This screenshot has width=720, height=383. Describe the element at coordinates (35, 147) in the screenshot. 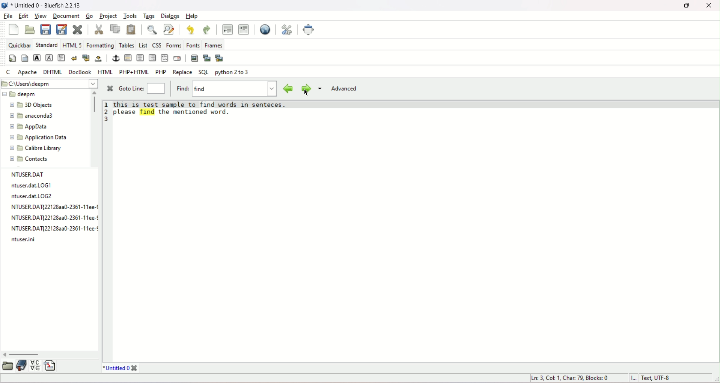

I see `calibre library` at that location.